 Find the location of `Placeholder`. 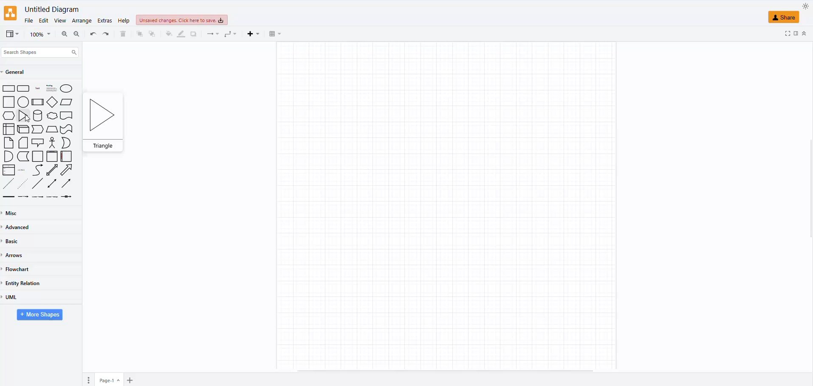

Placeholder is located at coordinates (22, 170).